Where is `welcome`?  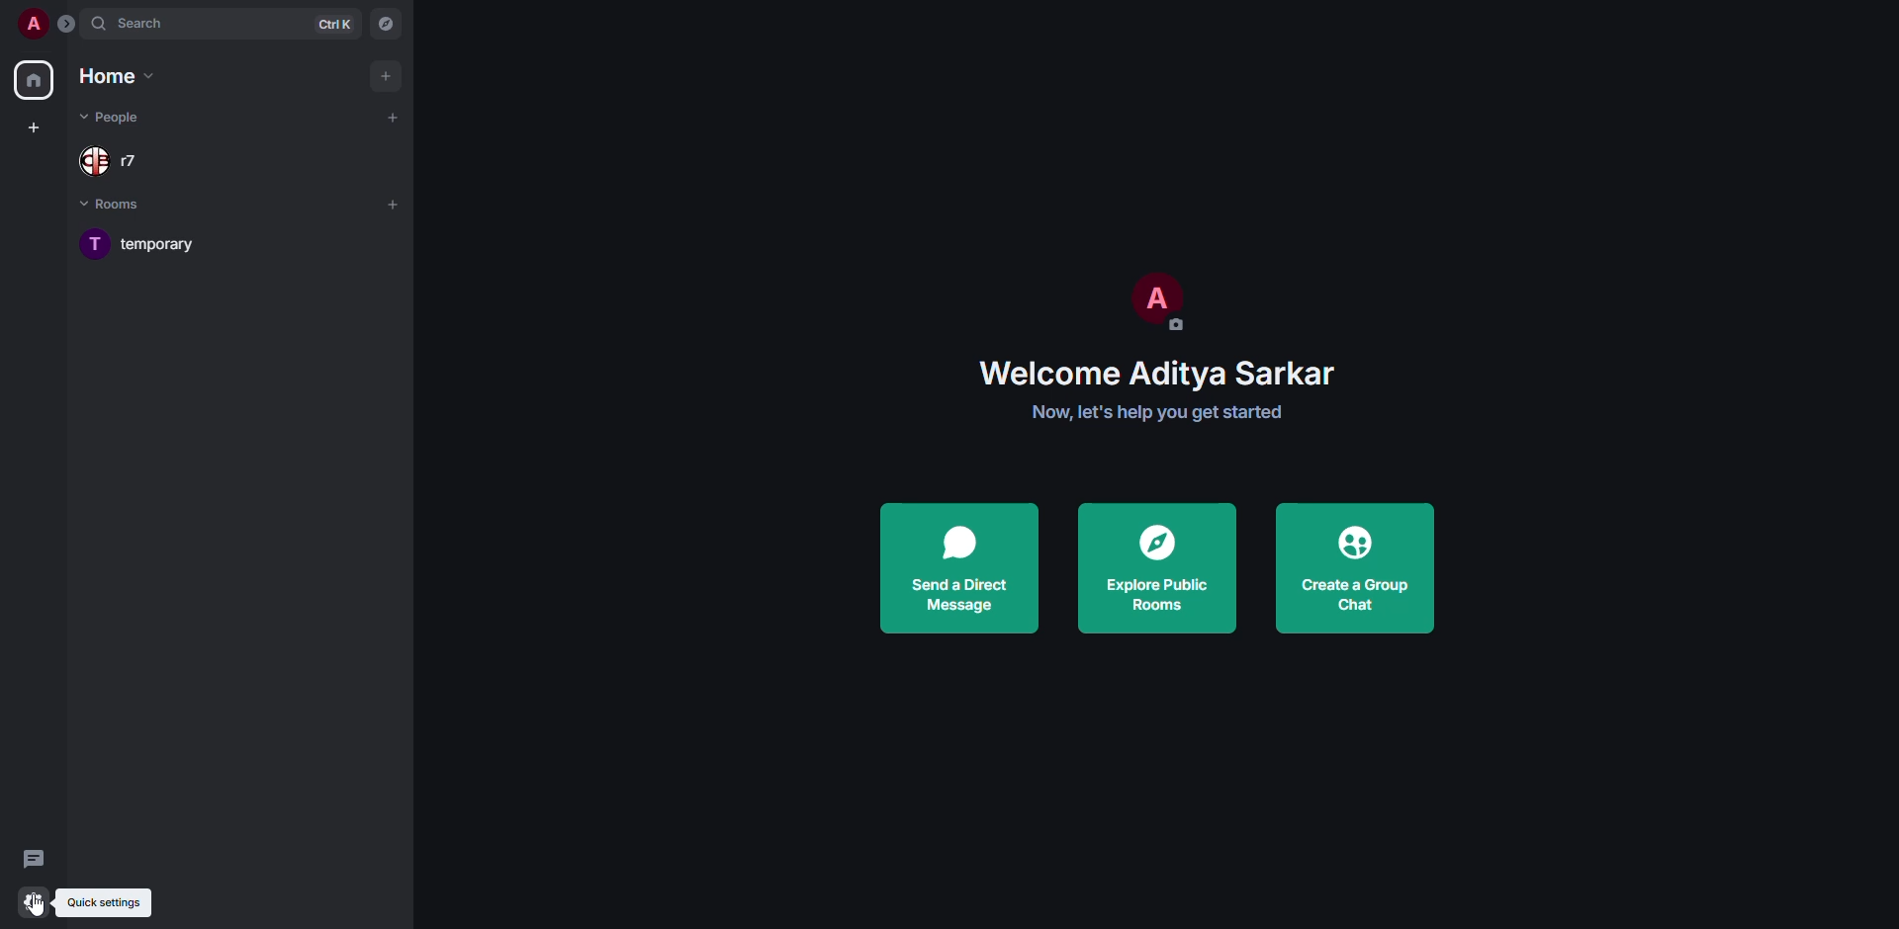 welcome is located at coordinates (1160, 374).